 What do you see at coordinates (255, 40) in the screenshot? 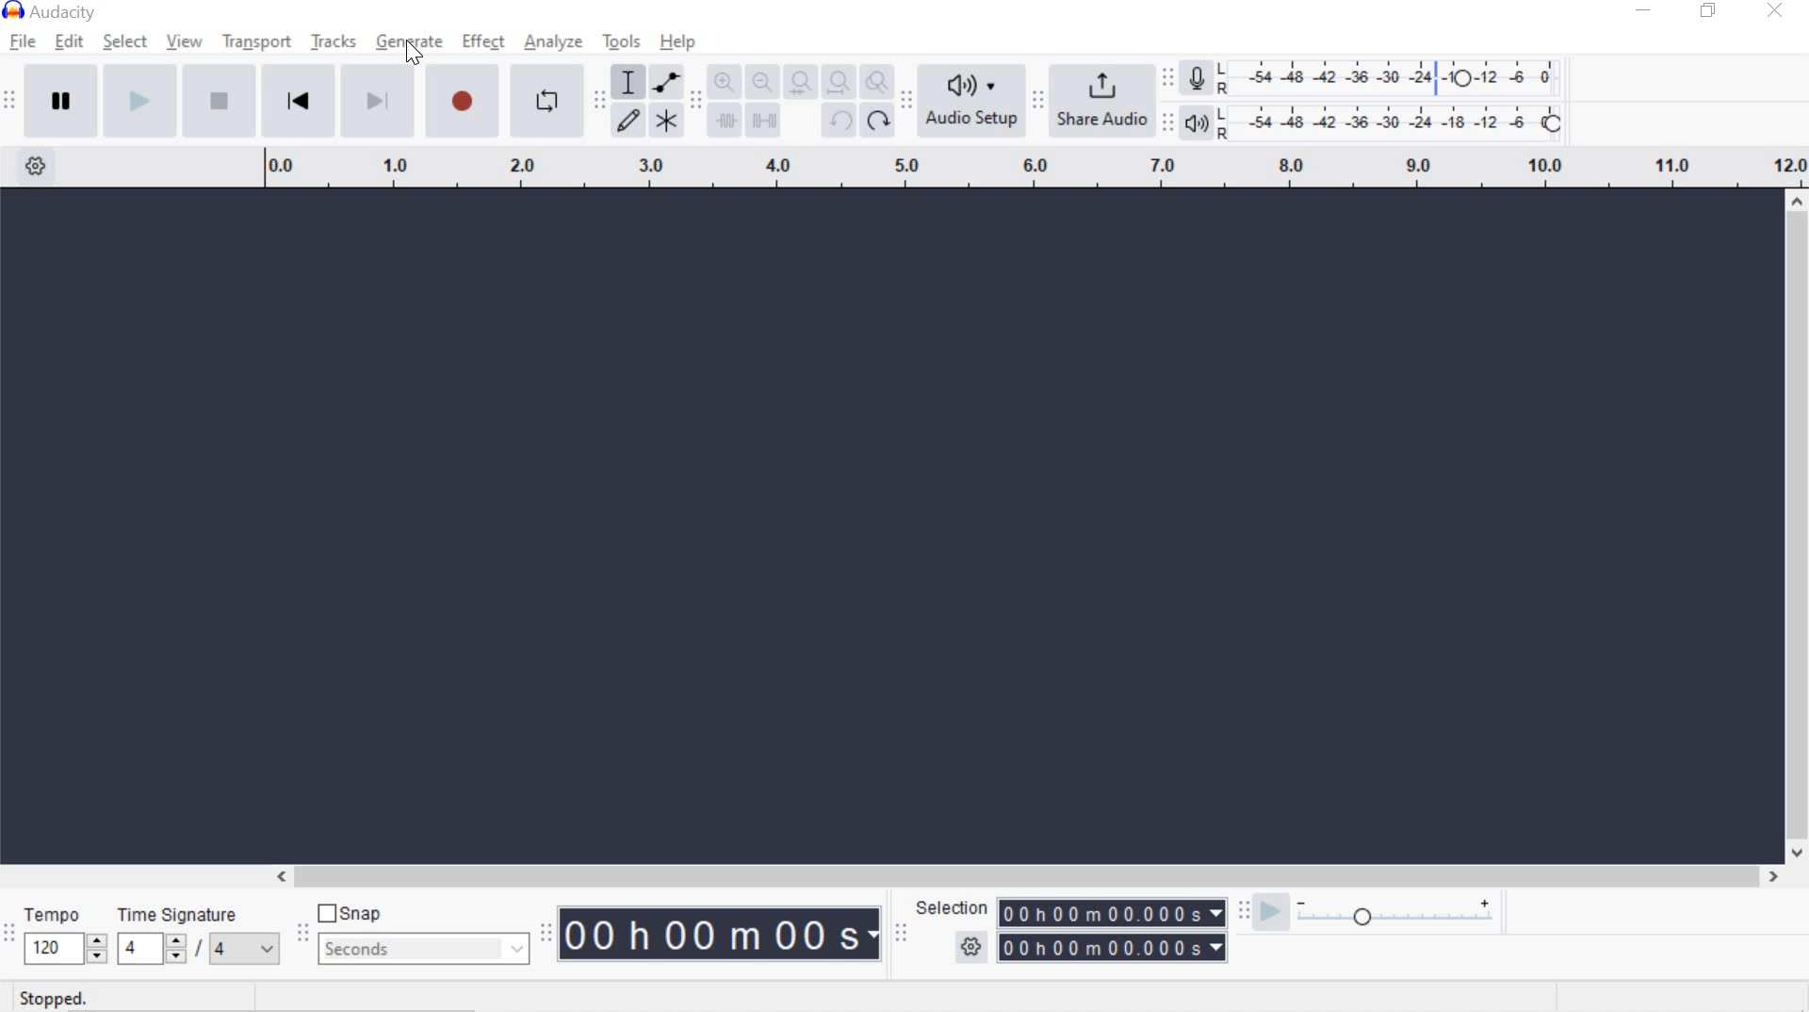
I see `transport` at bounding box center [255, 40].